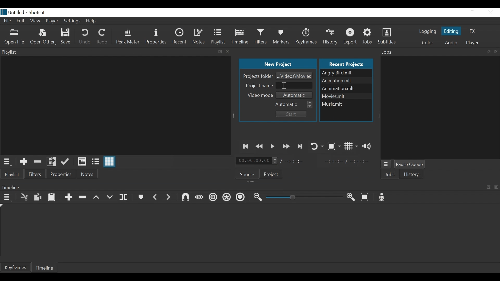 The width and height of the screenshot is (500, 281). What do you see at coordinates (411, 165) in the screenshot?
I see `Pause Queue` at bounding box center [411, 165].